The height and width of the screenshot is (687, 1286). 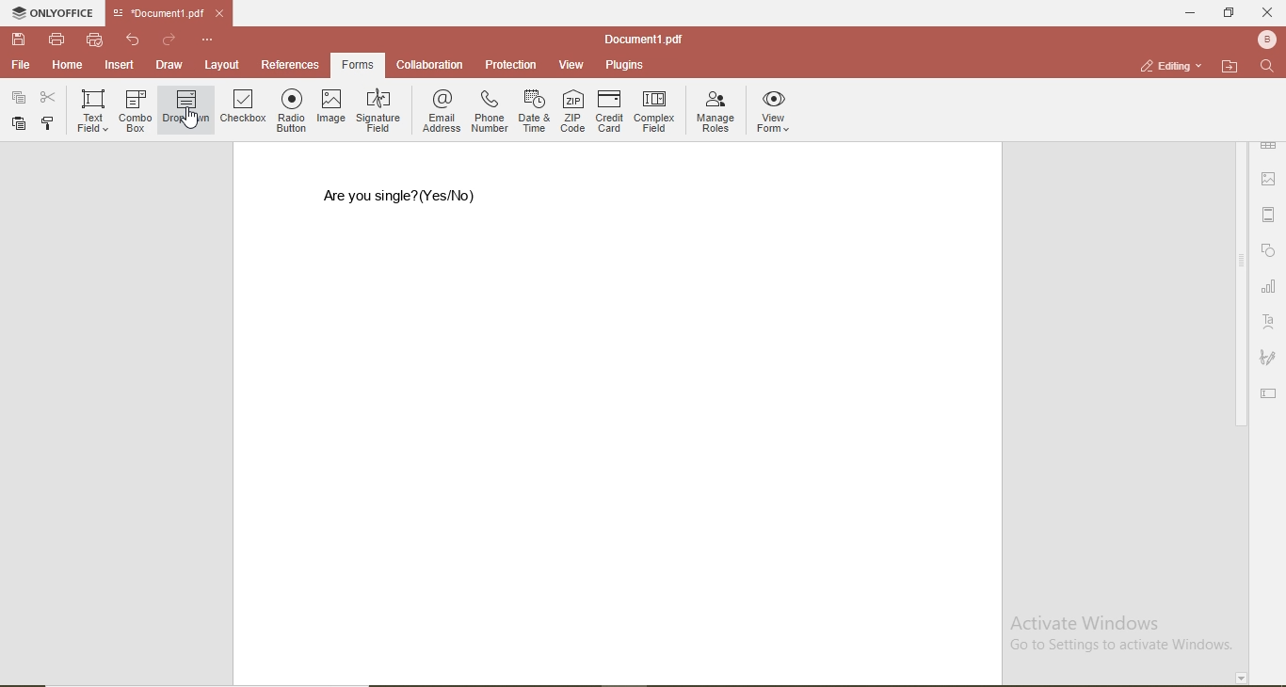 What do you see at coordinates (93, 112) in the screenshot?
I see `text field` at bounding box center [93, 112].